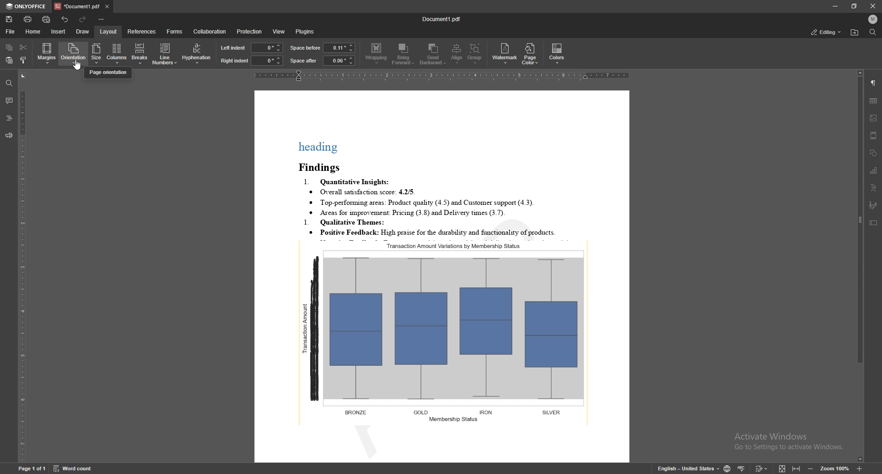  Describe the element at coordinates (530, 54) in the screenshot. I see `page color` at that location.